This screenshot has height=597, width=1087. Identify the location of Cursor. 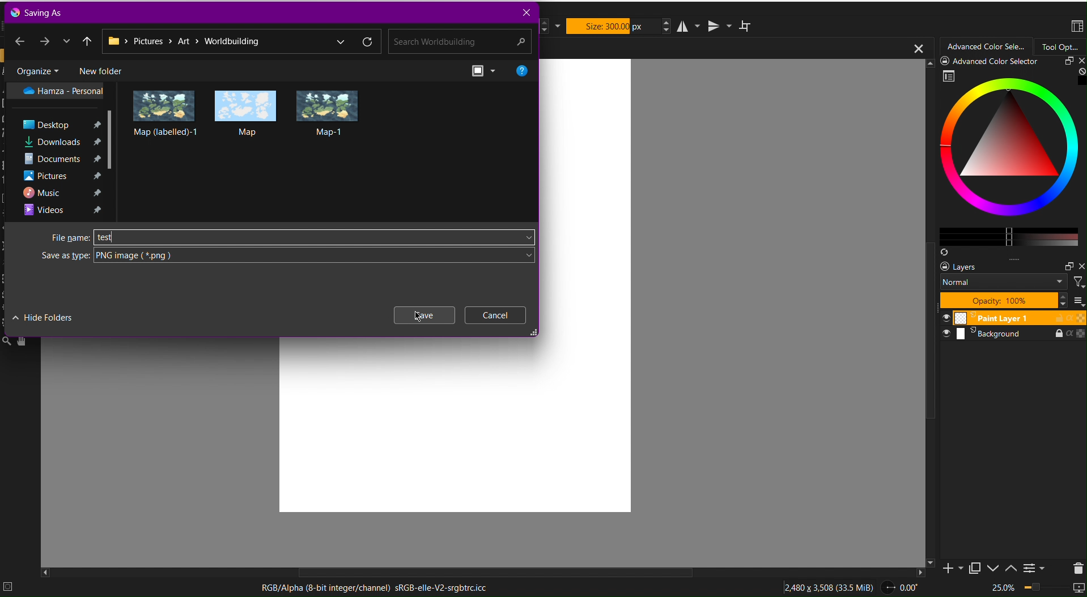
(418, 317).